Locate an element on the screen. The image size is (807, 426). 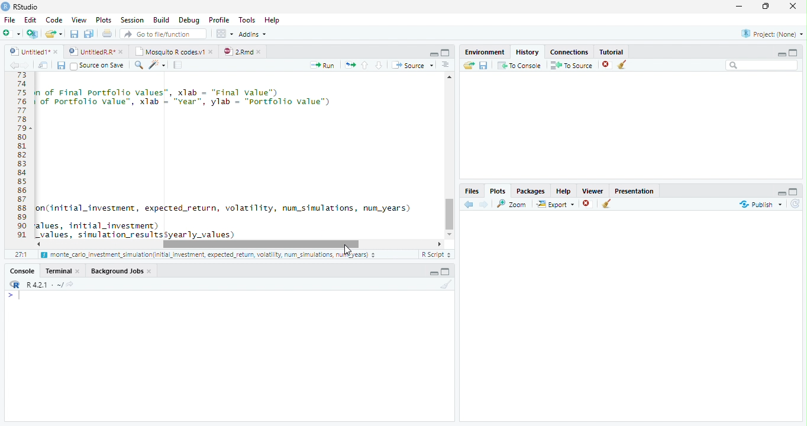
1:1 is located at coordinates (20, 254).